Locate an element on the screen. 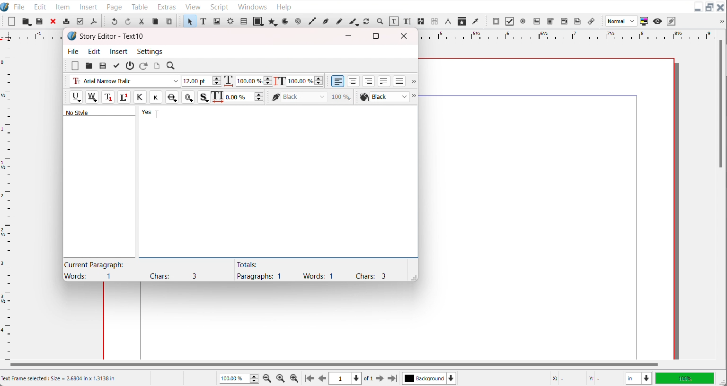  Copy item Properties is located at coordinates (462, 21).